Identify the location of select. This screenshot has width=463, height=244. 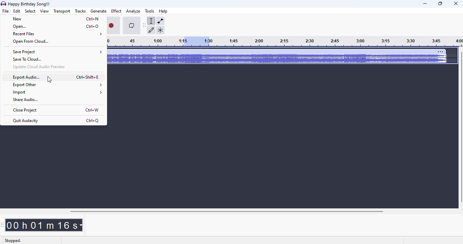
(30, 11).